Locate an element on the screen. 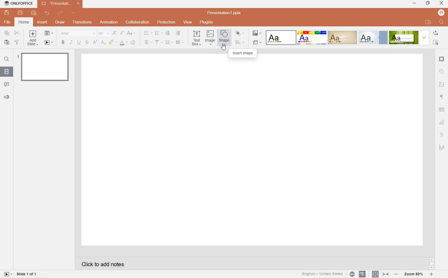 Image resolution: width=448 pixels, height=278 pixels. OPEN FILE LOCATION is located at coordinates (429, 22).